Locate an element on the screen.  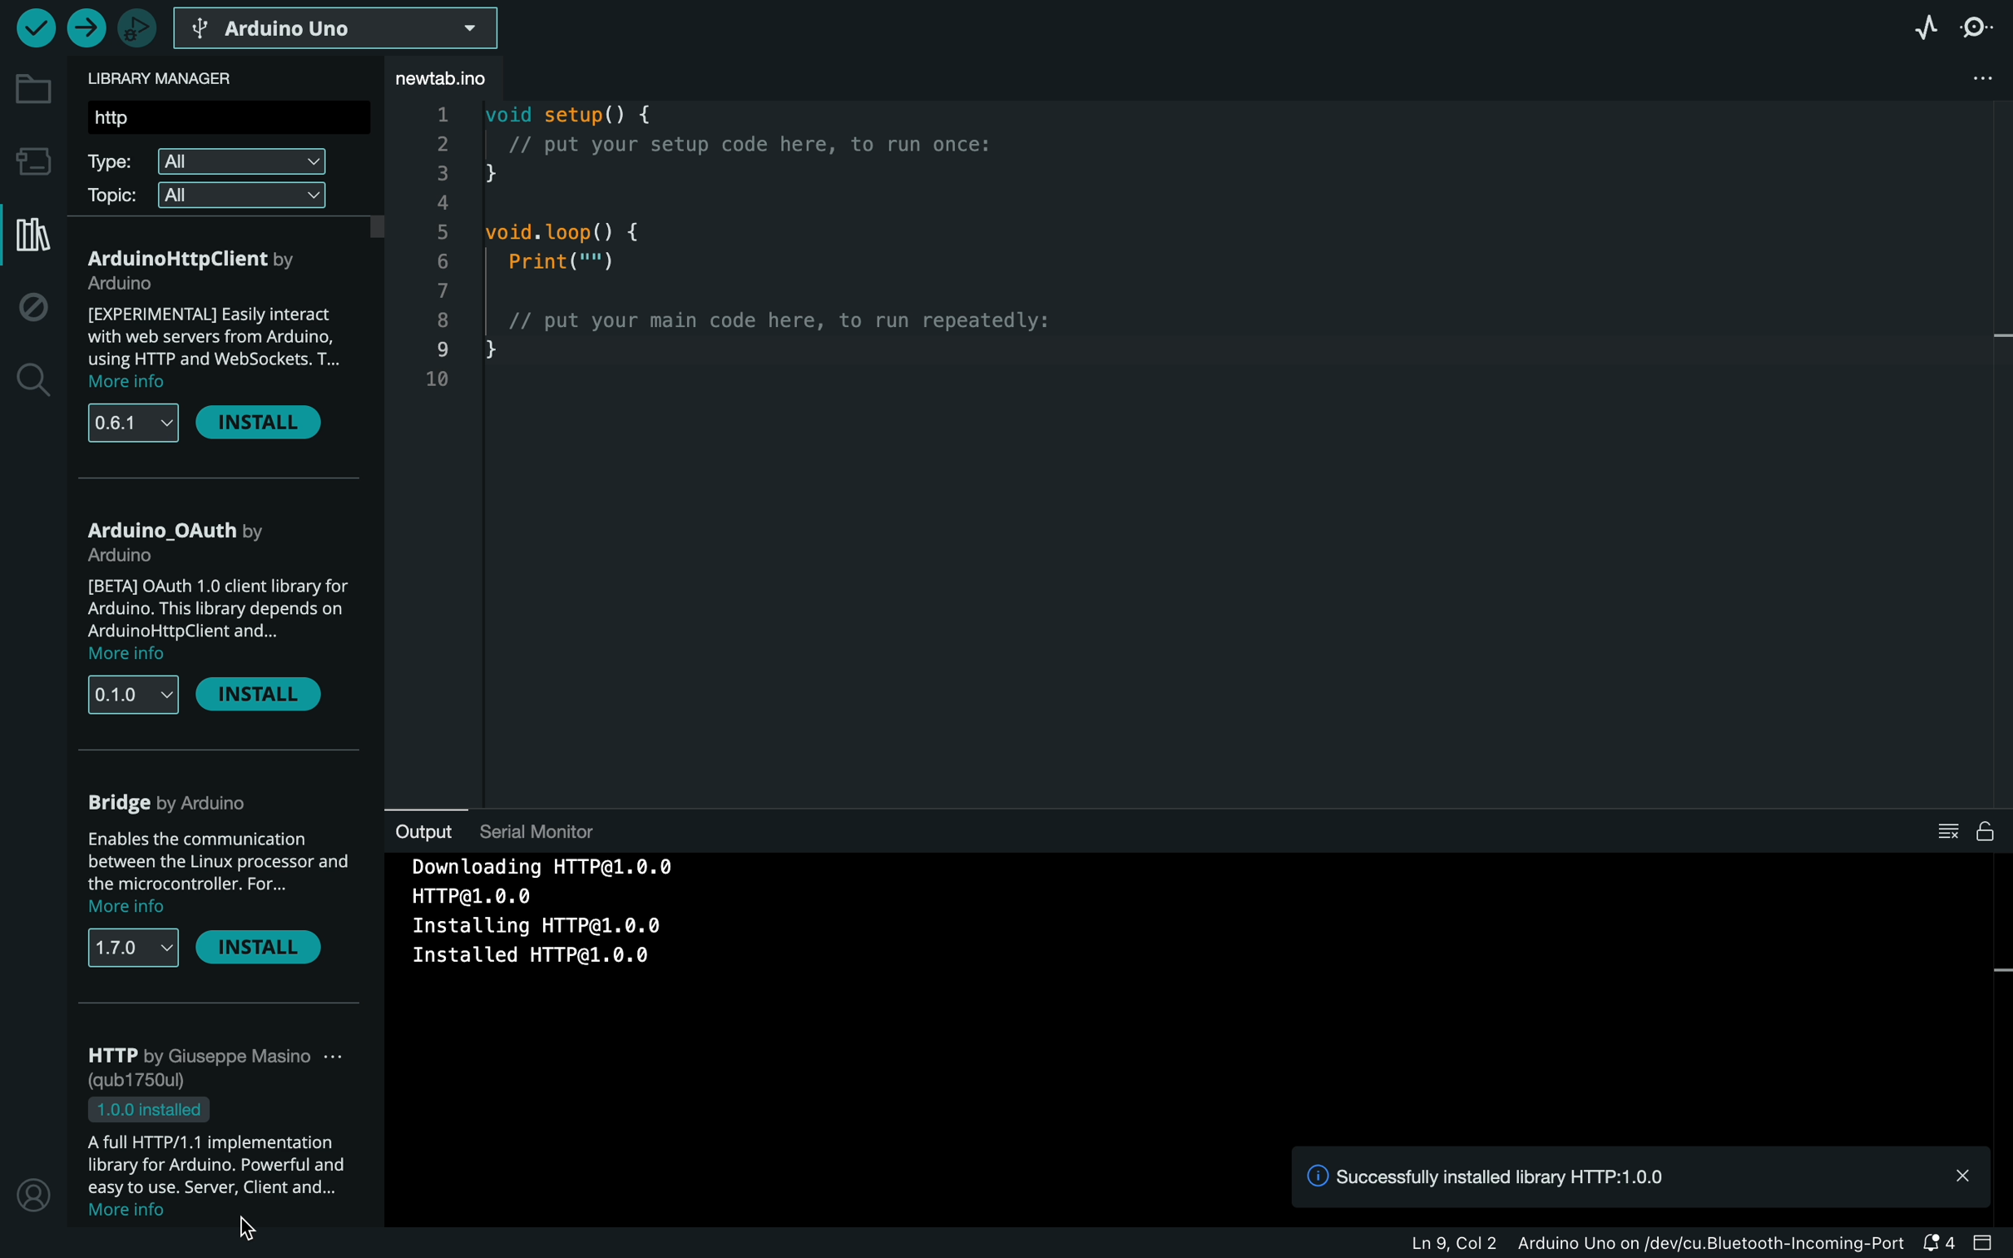
output is located at coordinates (424, 829).